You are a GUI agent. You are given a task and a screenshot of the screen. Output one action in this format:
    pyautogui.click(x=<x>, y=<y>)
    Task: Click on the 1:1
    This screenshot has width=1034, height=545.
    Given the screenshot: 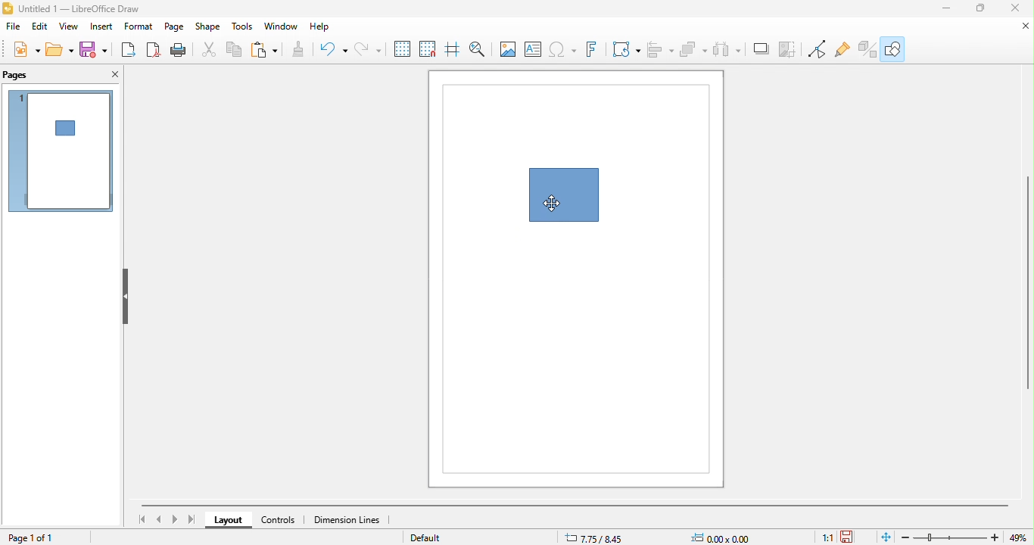 What is the action you would take?
    pyautogui.click(x=824, y=537)
    